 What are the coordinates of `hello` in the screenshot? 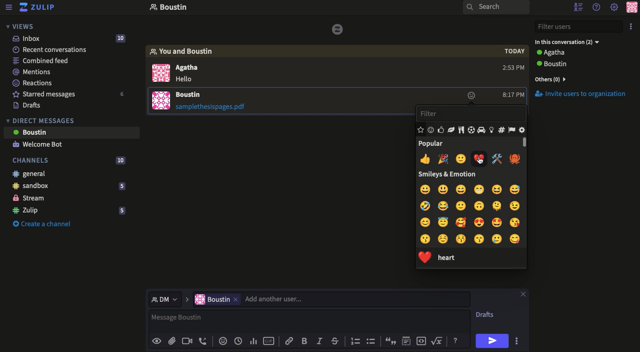 It's located at (185, 79).